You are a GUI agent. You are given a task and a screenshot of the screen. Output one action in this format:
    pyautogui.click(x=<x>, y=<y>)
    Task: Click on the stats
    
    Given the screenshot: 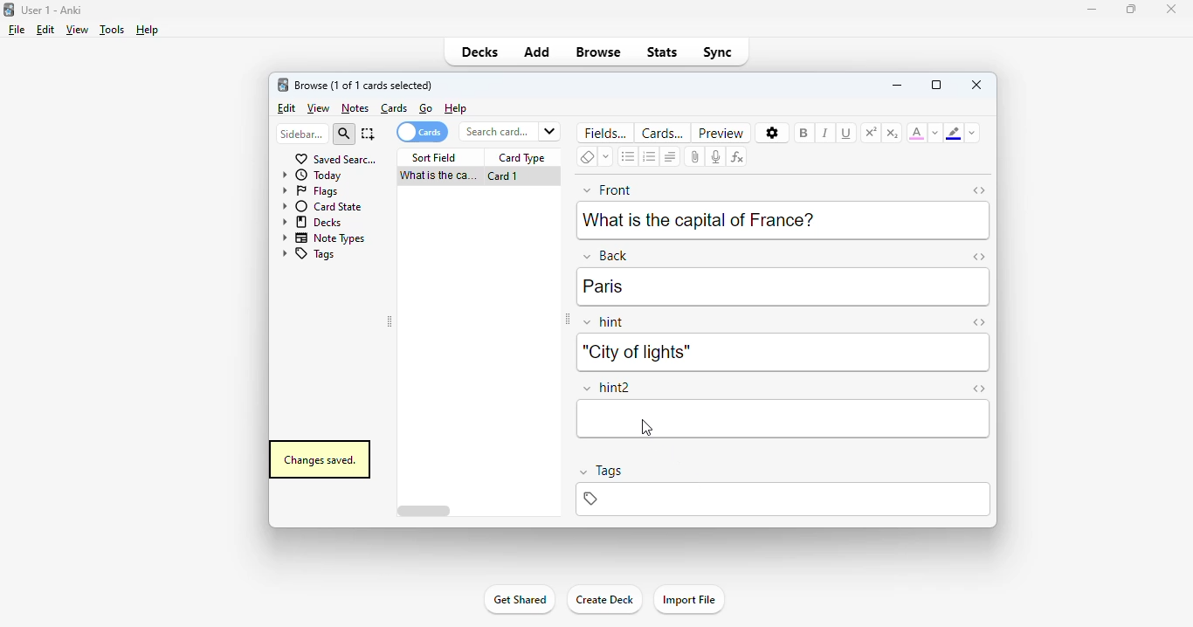 What is the action you would take?
    pyautogui.click(x=663, y=52)
    